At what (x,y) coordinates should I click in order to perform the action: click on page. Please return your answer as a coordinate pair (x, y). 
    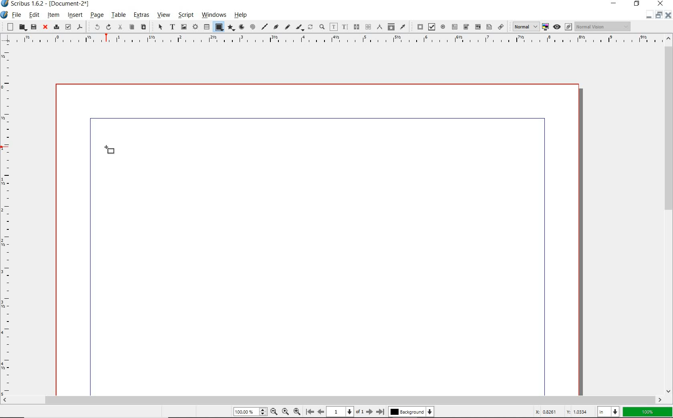
    Looking at the image, I should click on (97, 15).